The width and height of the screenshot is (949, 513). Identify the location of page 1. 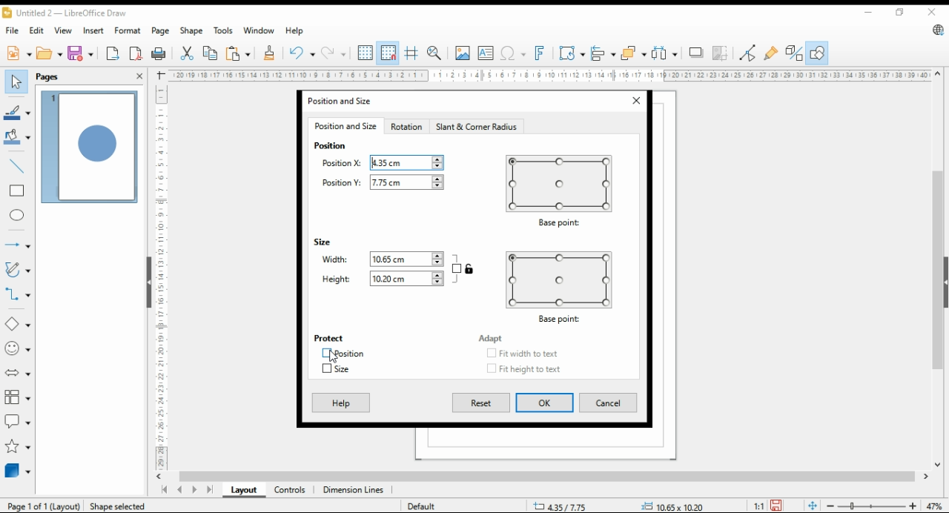
(91, 148).